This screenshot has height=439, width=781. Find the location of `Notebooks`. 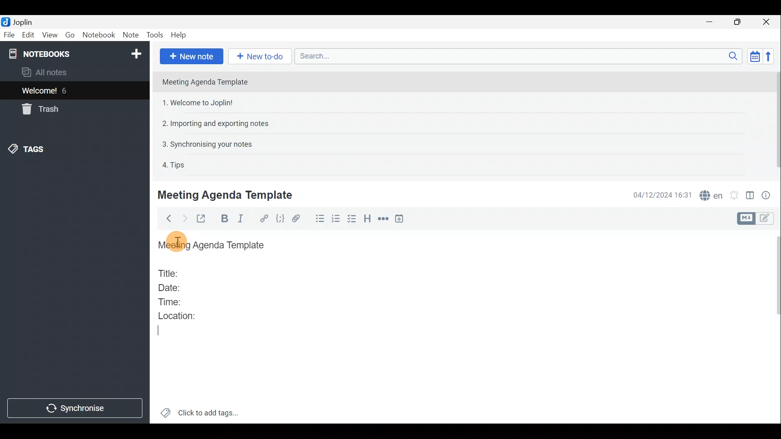

Notebooks is located at coordinates (76, 53).